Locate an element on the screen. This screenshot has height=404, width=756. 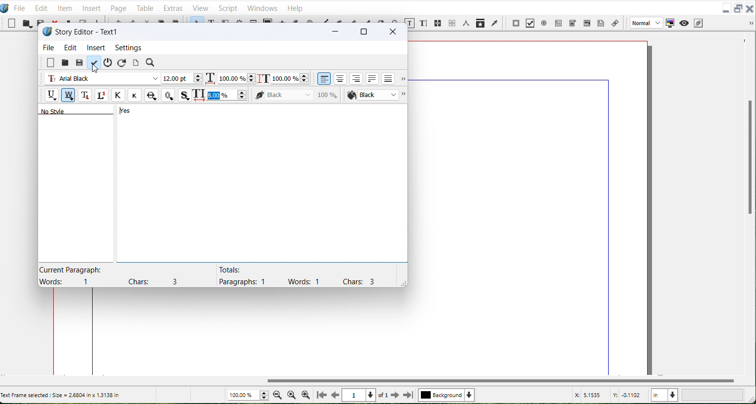
Superscript is located at coordinates (102, 95).